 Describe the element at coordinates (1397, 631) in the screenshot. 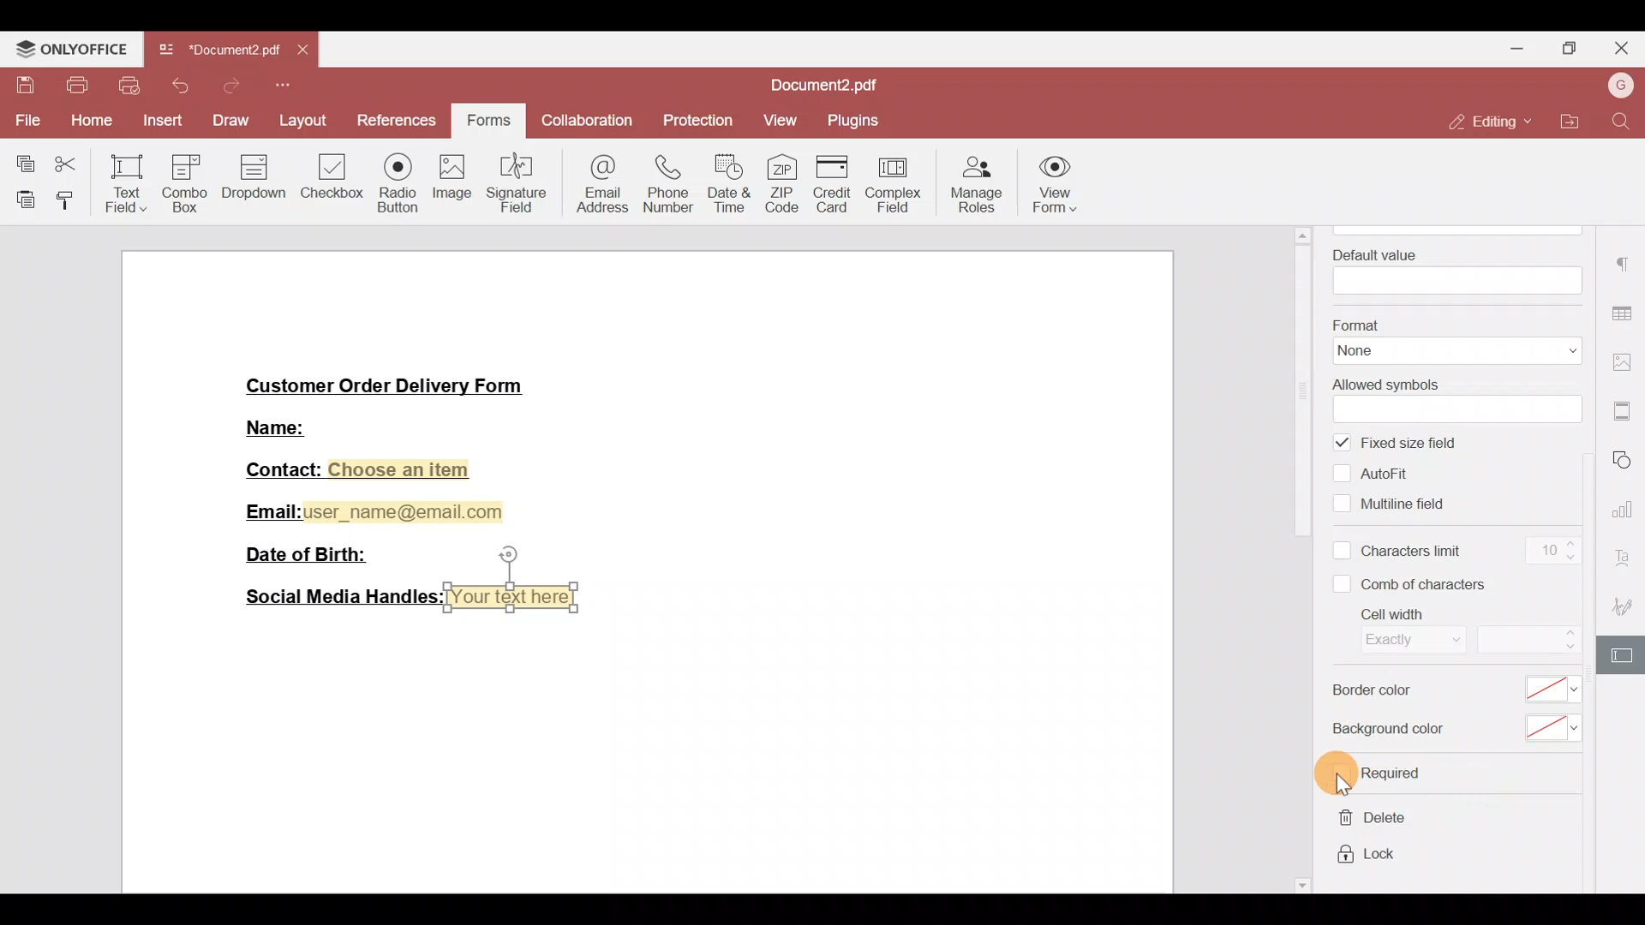

I see `Cell width` at that location.